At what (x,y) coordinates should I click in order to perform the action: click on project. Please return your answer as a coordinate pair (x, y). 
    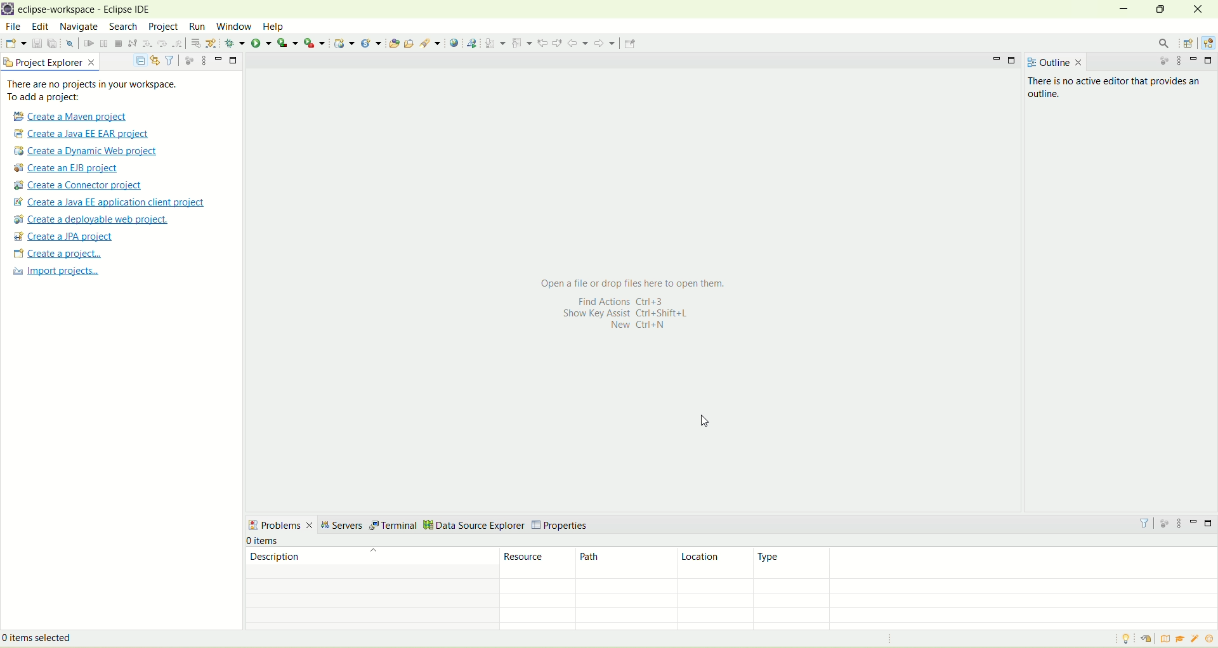
    Looking at the image, I should click on (162, 27).